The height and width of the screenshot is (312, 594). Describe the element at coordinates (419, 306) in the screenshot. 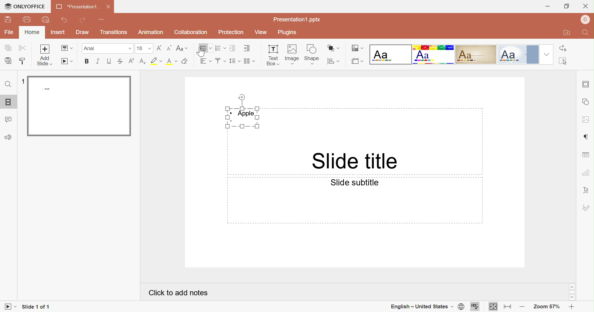

I see `English - United States` at that location.